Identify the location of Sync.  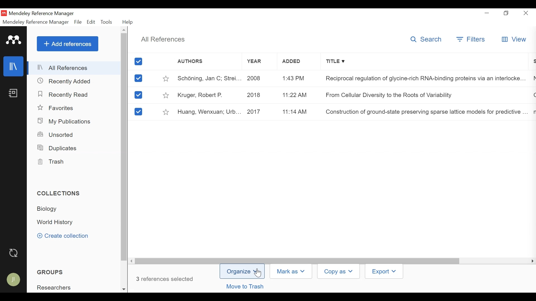
(14, 253).